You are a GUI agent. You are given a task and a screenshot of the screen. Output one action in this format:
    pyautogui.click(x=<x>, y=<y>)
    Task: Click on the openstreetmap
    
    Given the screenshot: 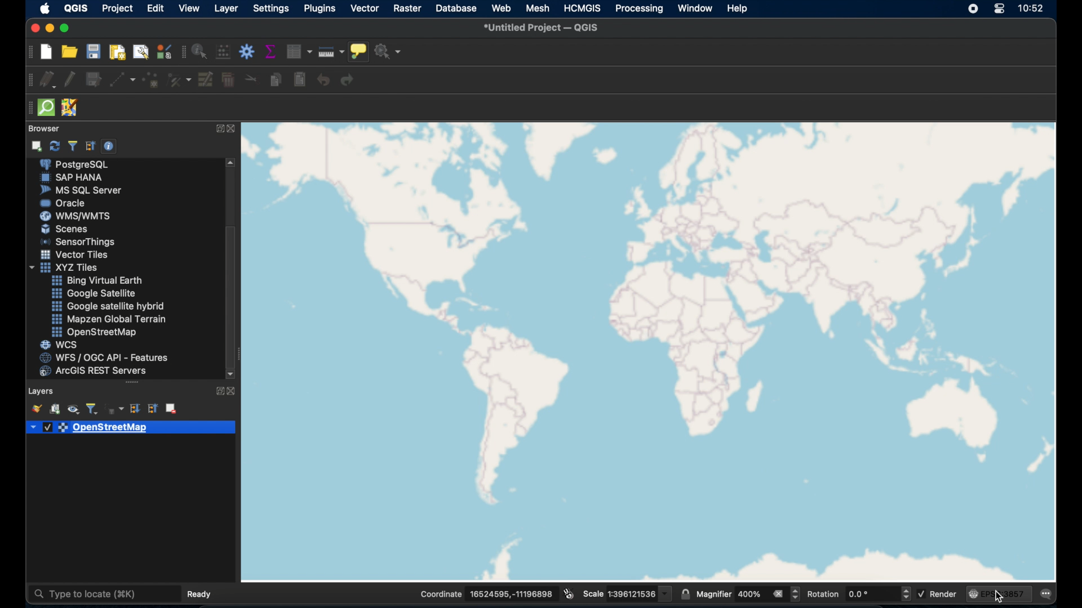 What is the action you would take?
    pyautogui.click(x=654, y=349)
    